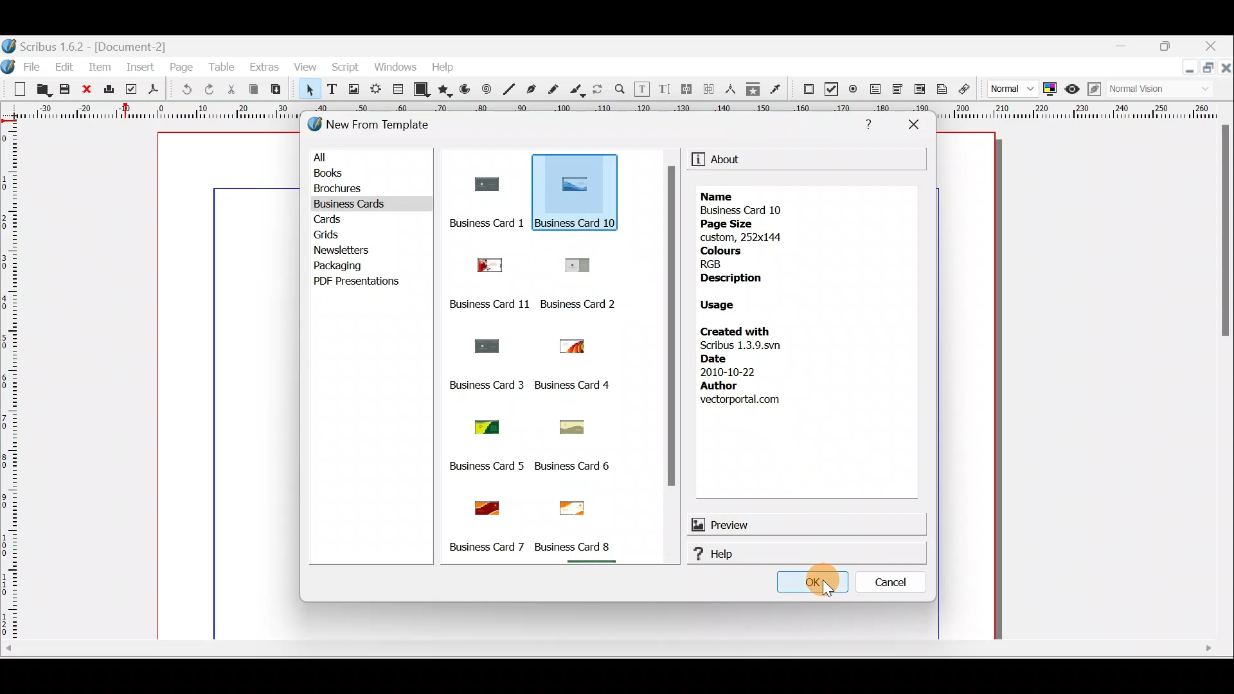 The image size is (1234, 694). What do you see at coordinates (814, 555) in the screenshot?
I see `Help` at bounding box center [814, 555].